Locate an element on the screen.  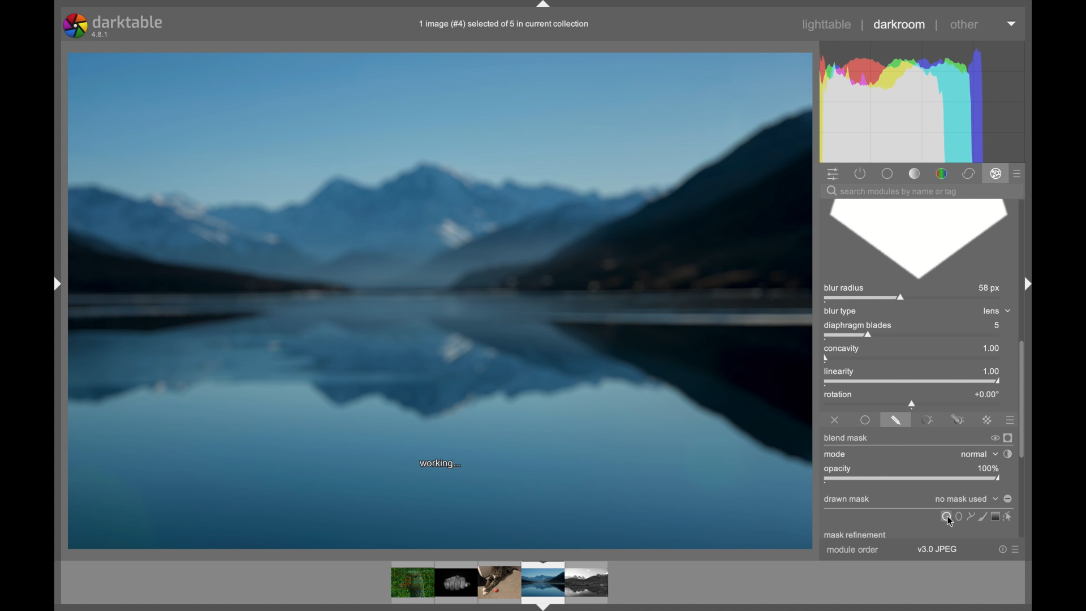
uniformly is located at coordinates (946, 517).